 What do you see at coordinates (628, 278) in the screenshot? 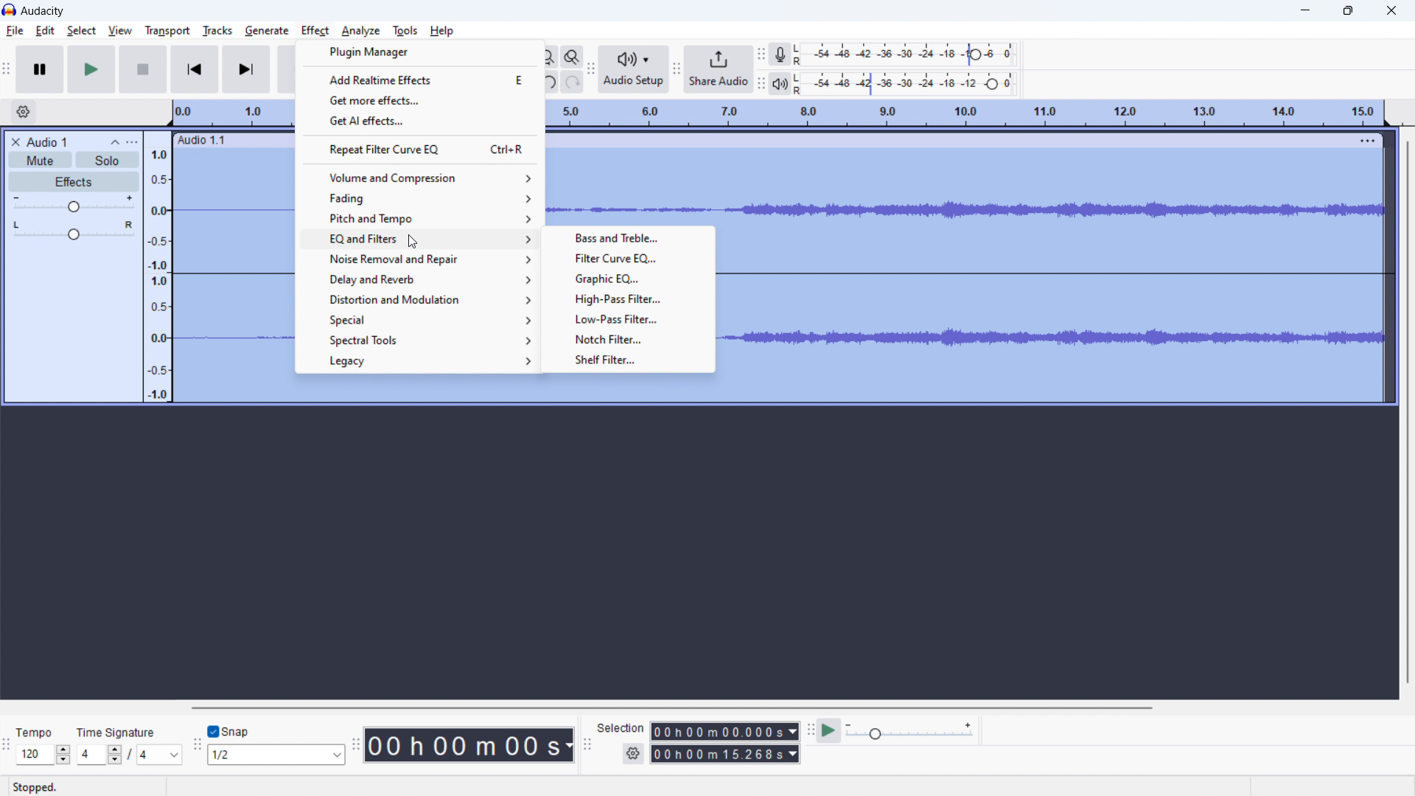
I see `graphic EQ` at bounding box center [628, 278].